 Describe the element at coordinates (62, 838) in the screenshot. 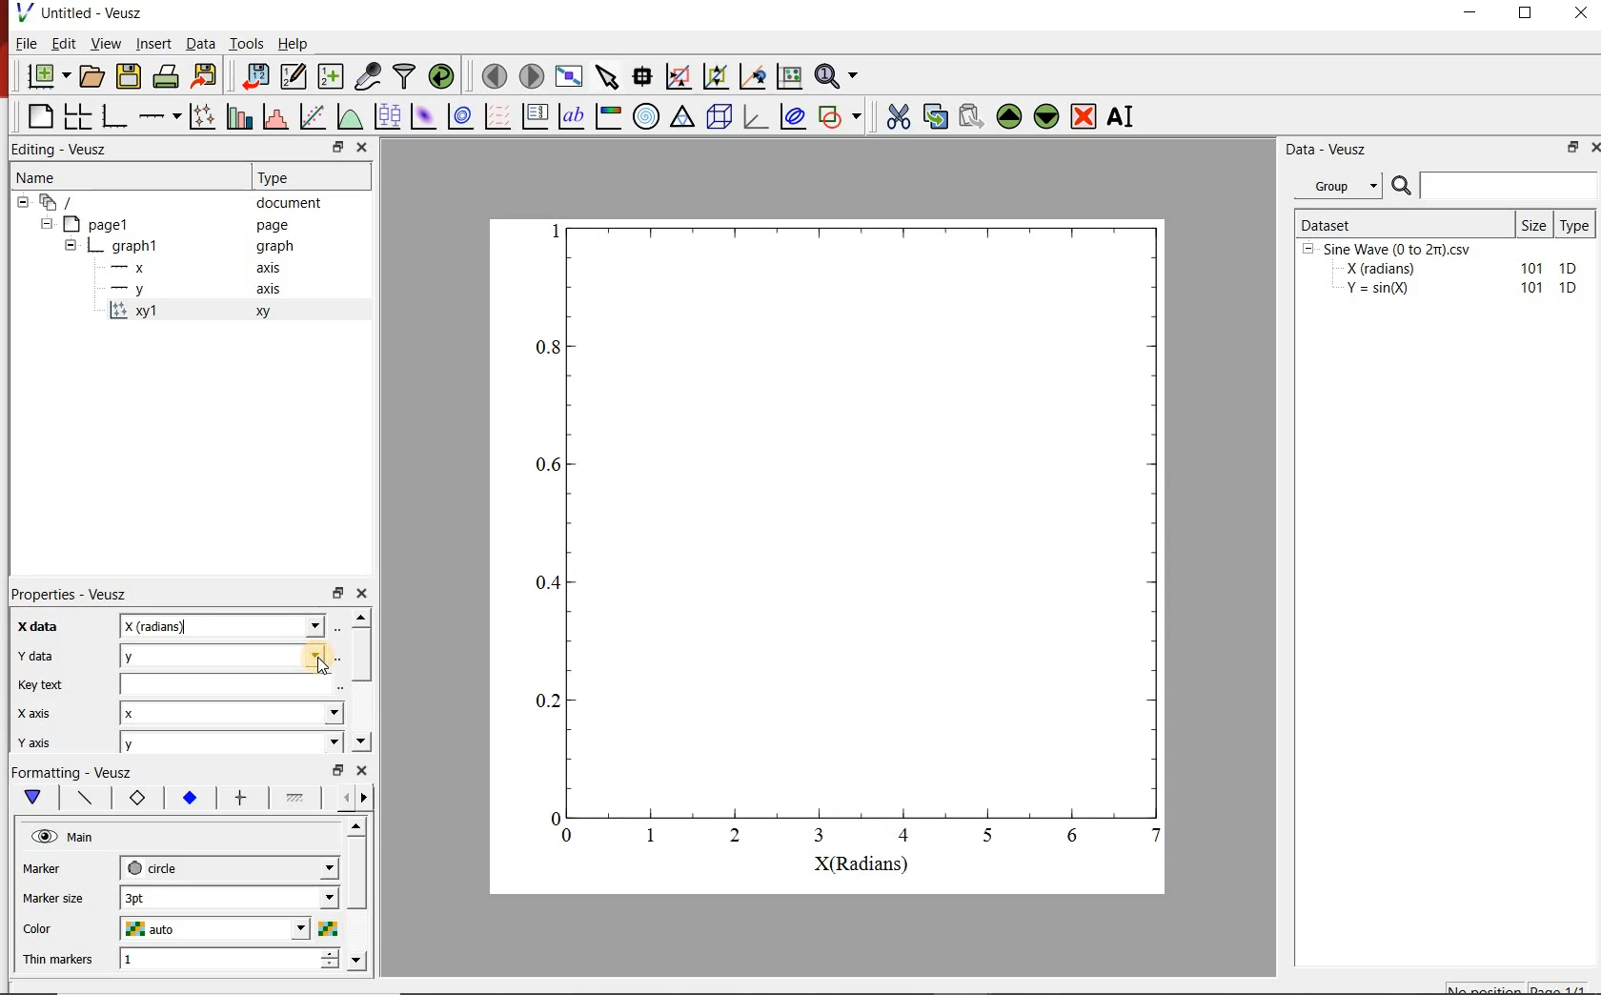

I see `@ main` at that location.